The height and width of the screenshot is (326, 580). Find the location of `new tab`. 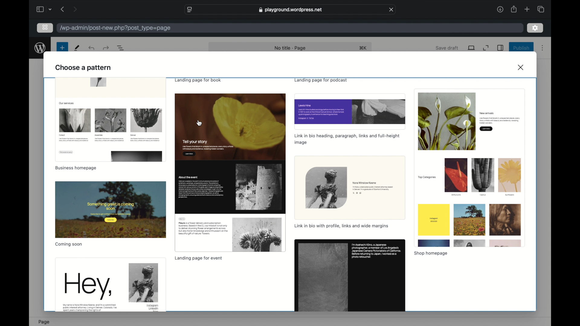

new tab is located at coordinates (527, 9).